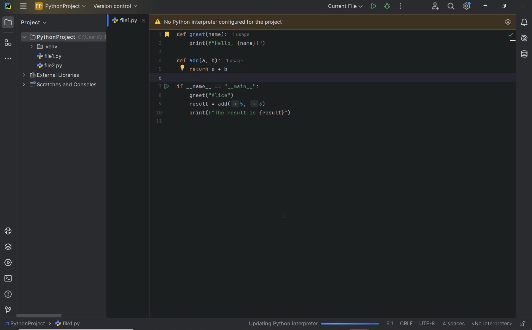 The height and width of the screenshot is (330, 532). What do you see at coordinates (228, 21) in the screenshot?
I see `No python interpreter configured for the project` at bounding box center [228, 21].